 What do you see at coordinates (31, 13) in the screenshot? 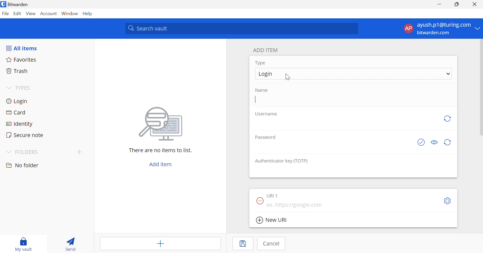
I see `View` at bounding box center [31, 13].